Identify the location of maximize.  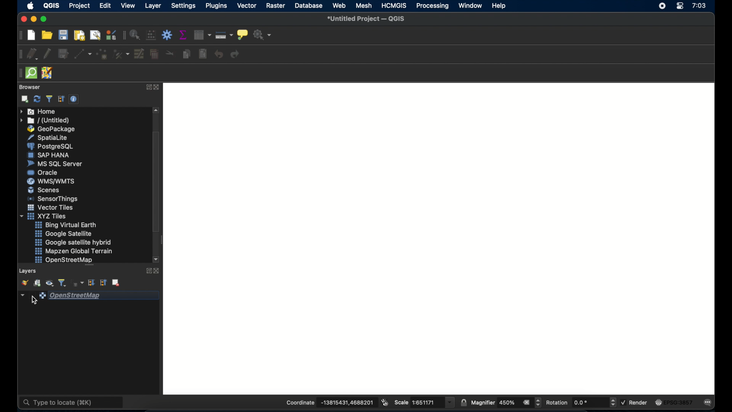
(43, 19).